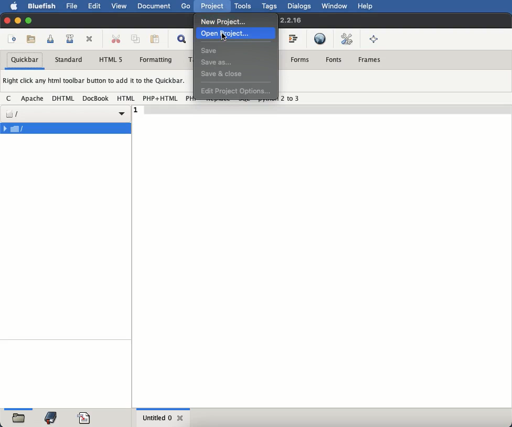 The image size is (512, 427). What do you see at coordinates (13, 39) in the screenshot?
I see `new file` at bounding box center [13, 39].